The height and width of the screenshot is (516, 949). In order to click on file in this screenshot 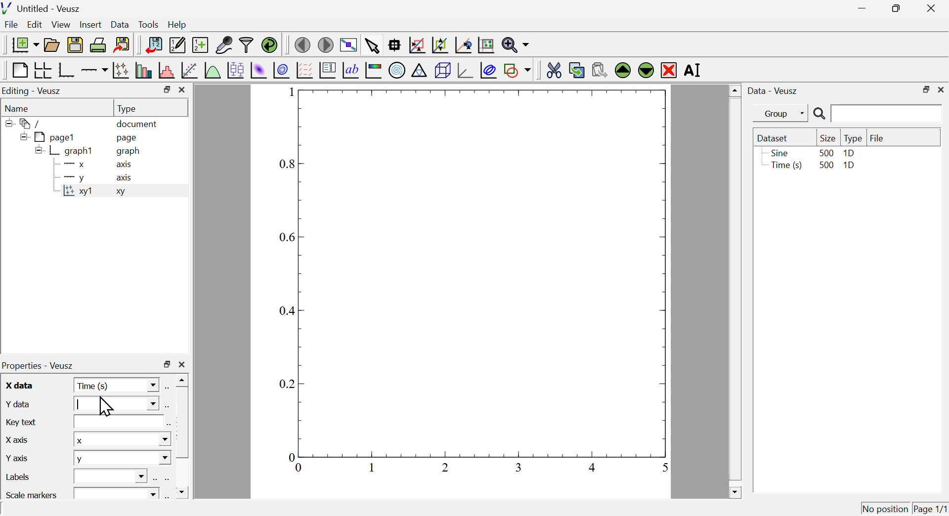, I will do `click(877, 137)`.